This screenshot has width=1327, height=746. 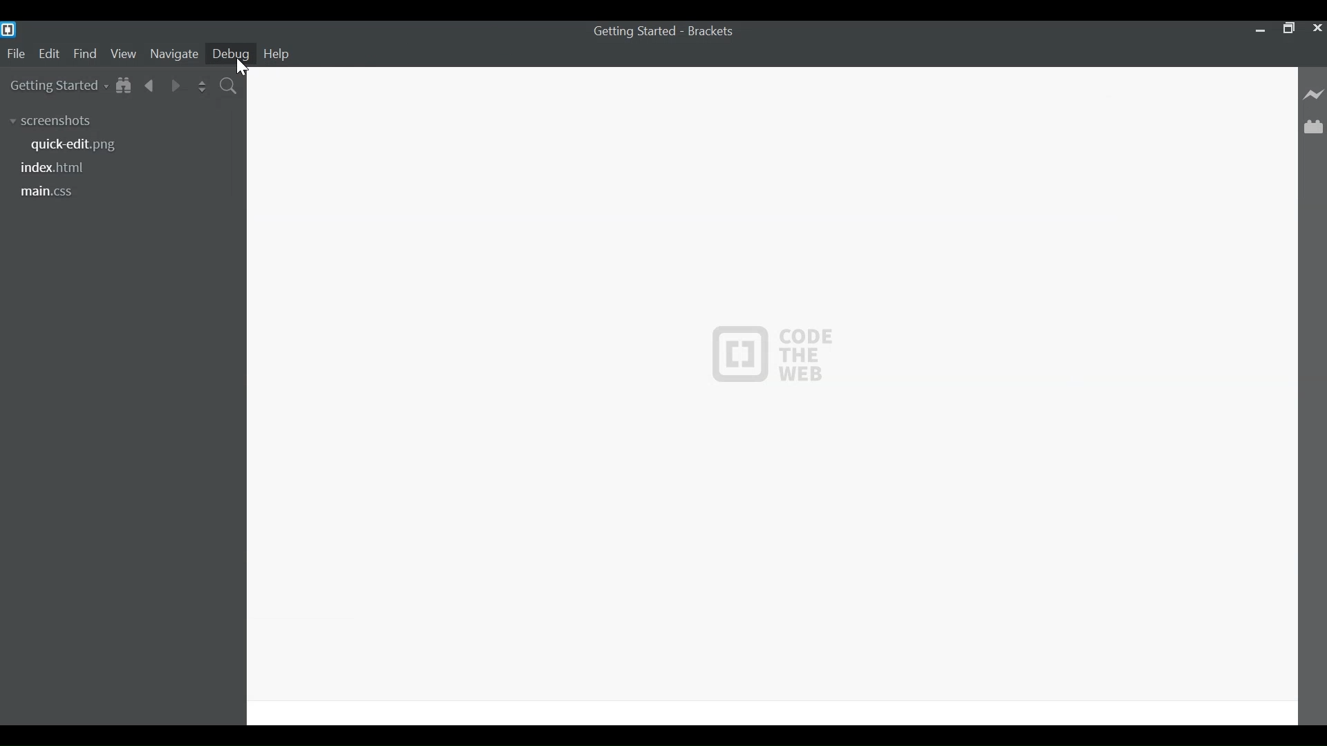 What do you see at coordinates (123, 86) in the screenshot?
I see `Show in File tree` at bounding box center [123, 86].